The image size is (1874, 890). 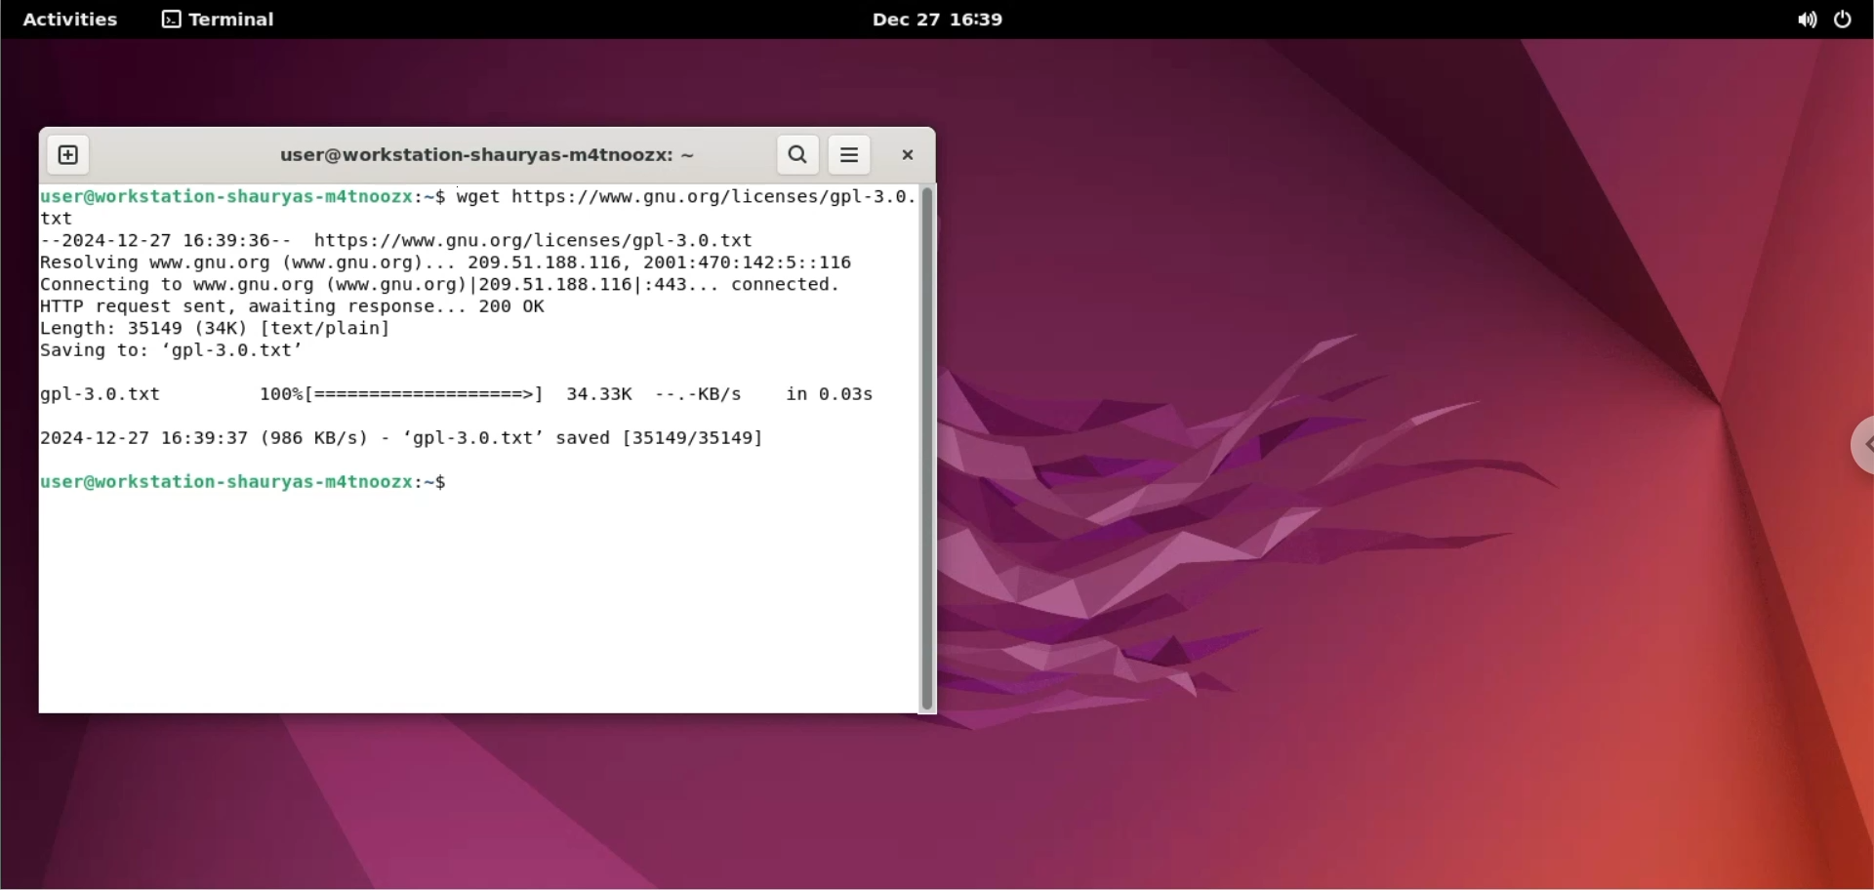 I want to click on power, so click(x=1848, y=19).